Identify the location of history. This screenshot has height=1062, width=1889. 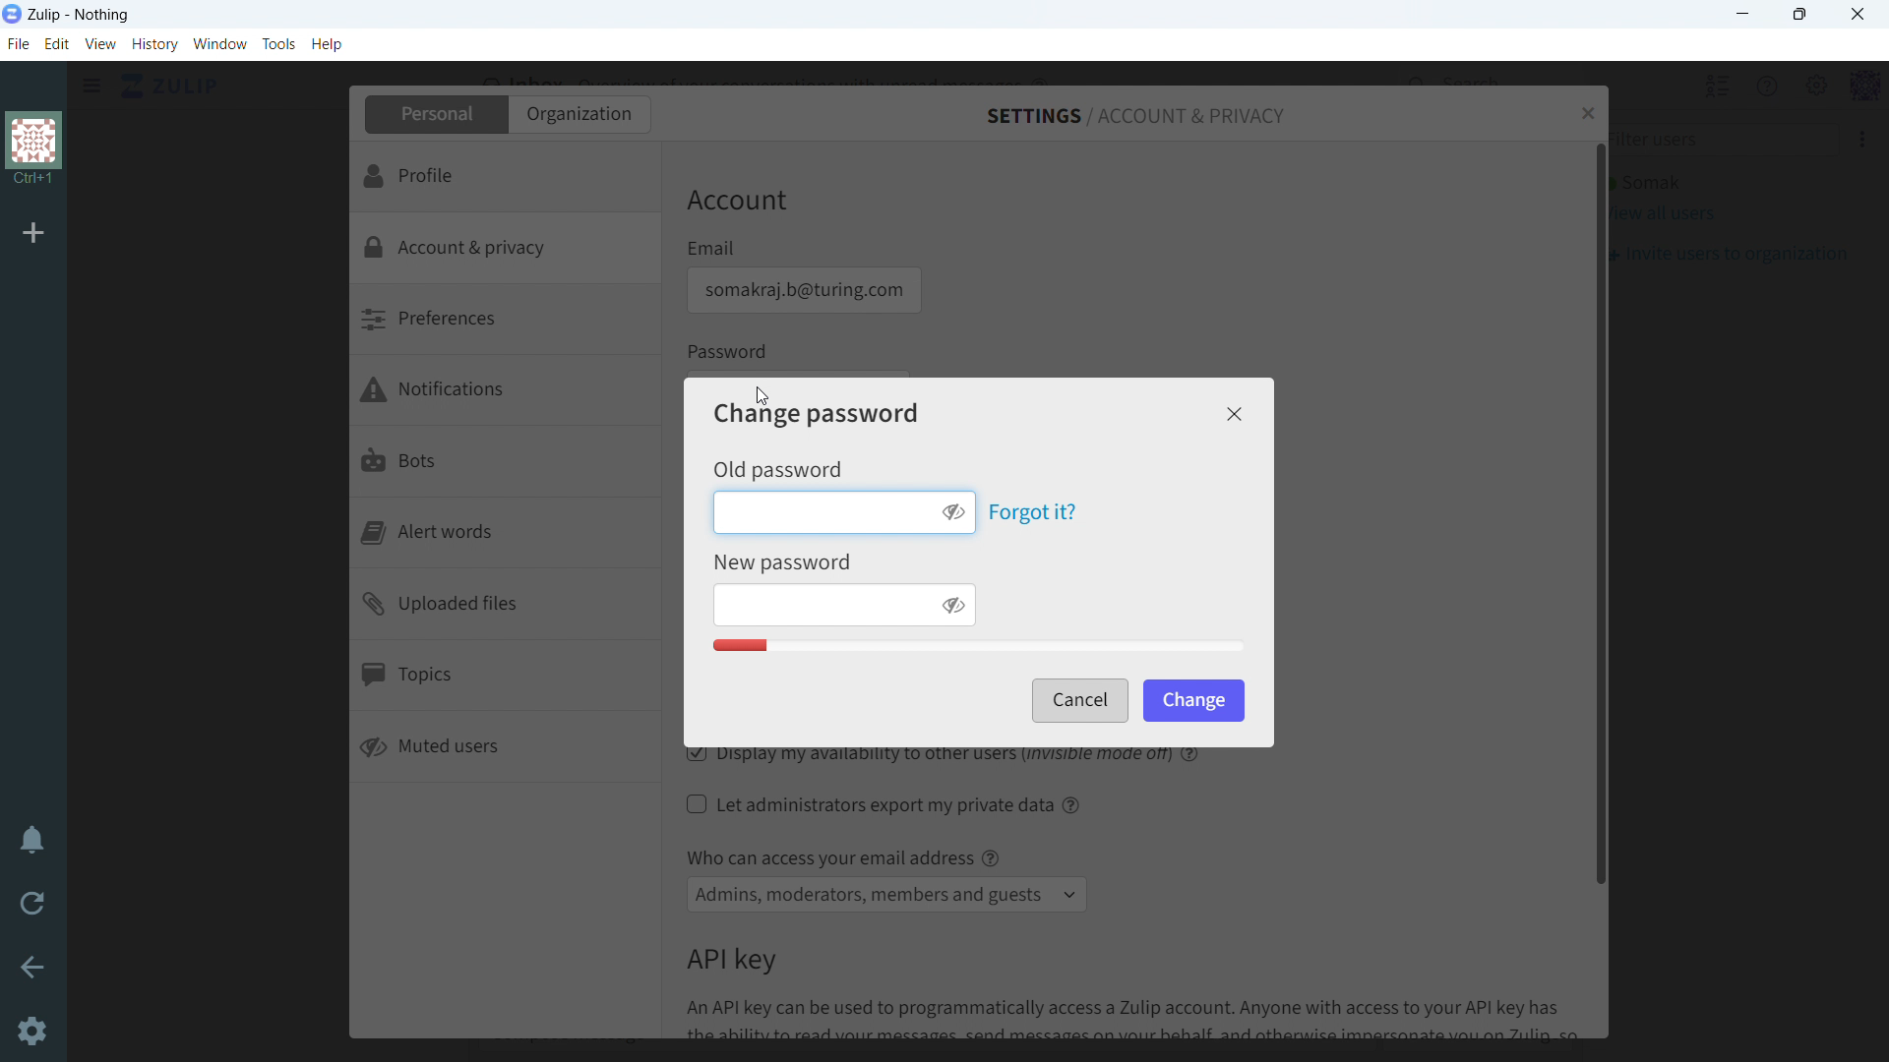
(155, 44).